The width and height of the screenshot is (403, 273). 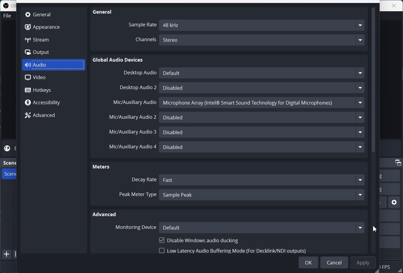 I want to click on Disabled, so click(x=262, y=117).